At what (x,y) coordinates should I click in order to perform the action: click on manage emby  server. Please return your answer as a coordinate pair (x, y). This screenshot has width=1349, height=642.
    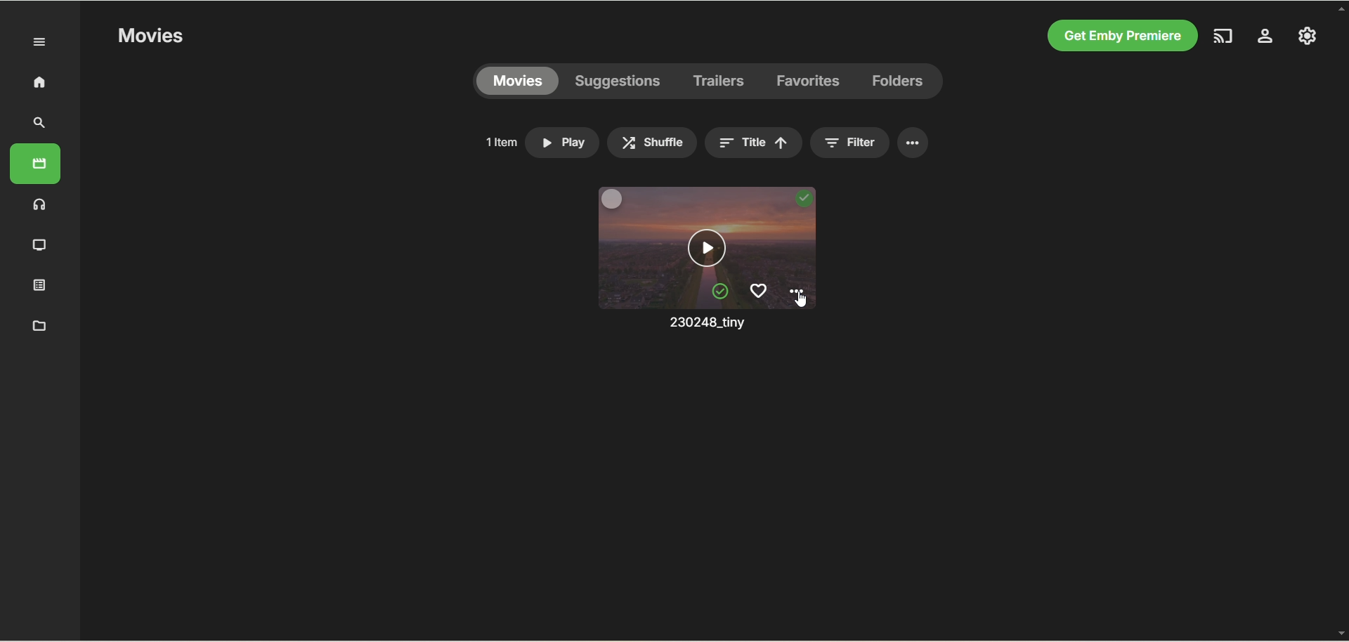
    Looking at the image, I should click on (1308, 35).